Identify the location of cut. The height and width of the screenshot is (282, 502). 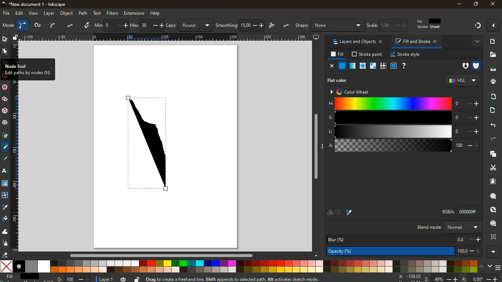
(490, 167).